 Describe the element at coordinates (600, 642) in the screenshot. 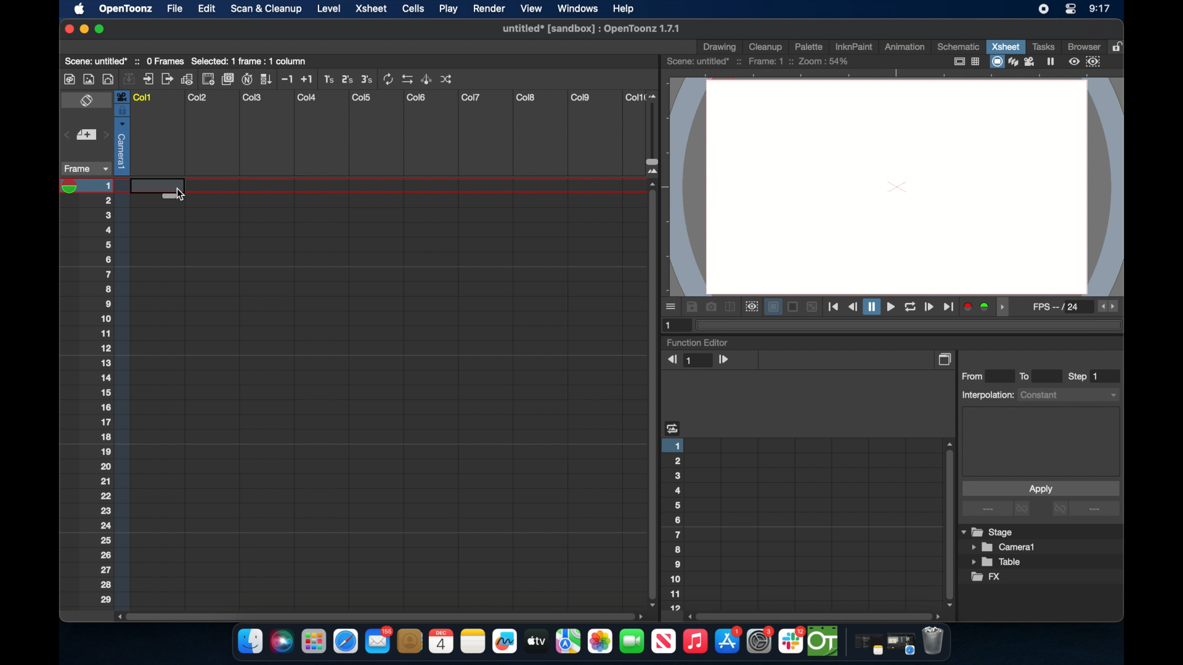

I see `photos` at that location.